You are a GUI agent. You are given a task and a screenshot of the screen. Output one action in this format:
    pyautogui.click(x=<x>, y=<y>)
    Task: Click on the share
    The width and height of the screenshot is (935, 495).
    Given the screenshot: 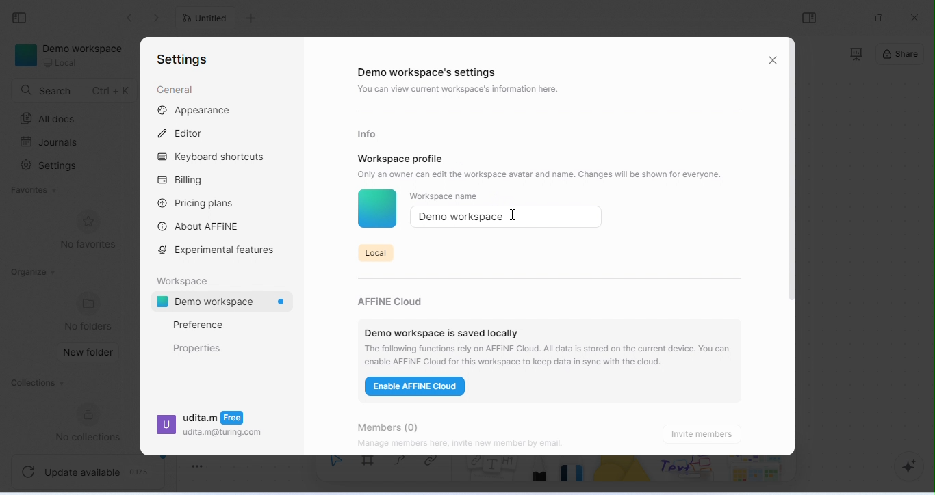 What is the action you would take?
    pyautogui.click(x=901, y=55)
    